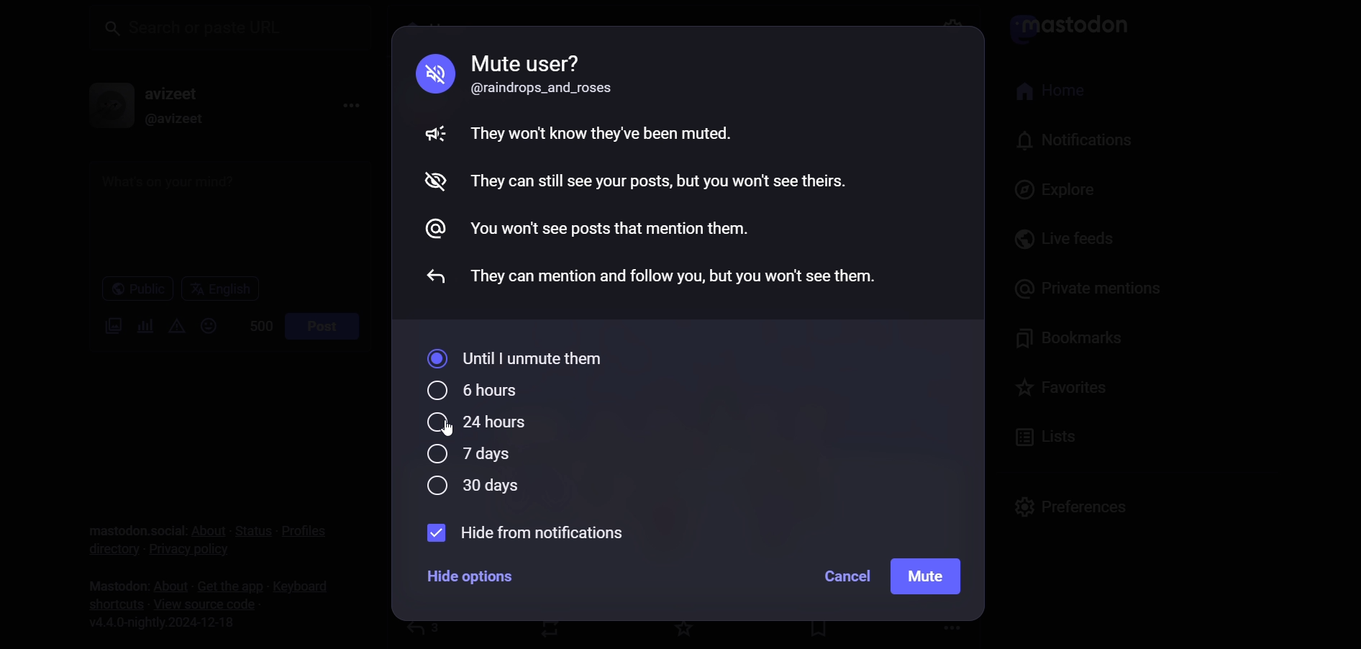 The height and width of the screenshot is (649, 1361). I want to click on mute, so click(928, 574).